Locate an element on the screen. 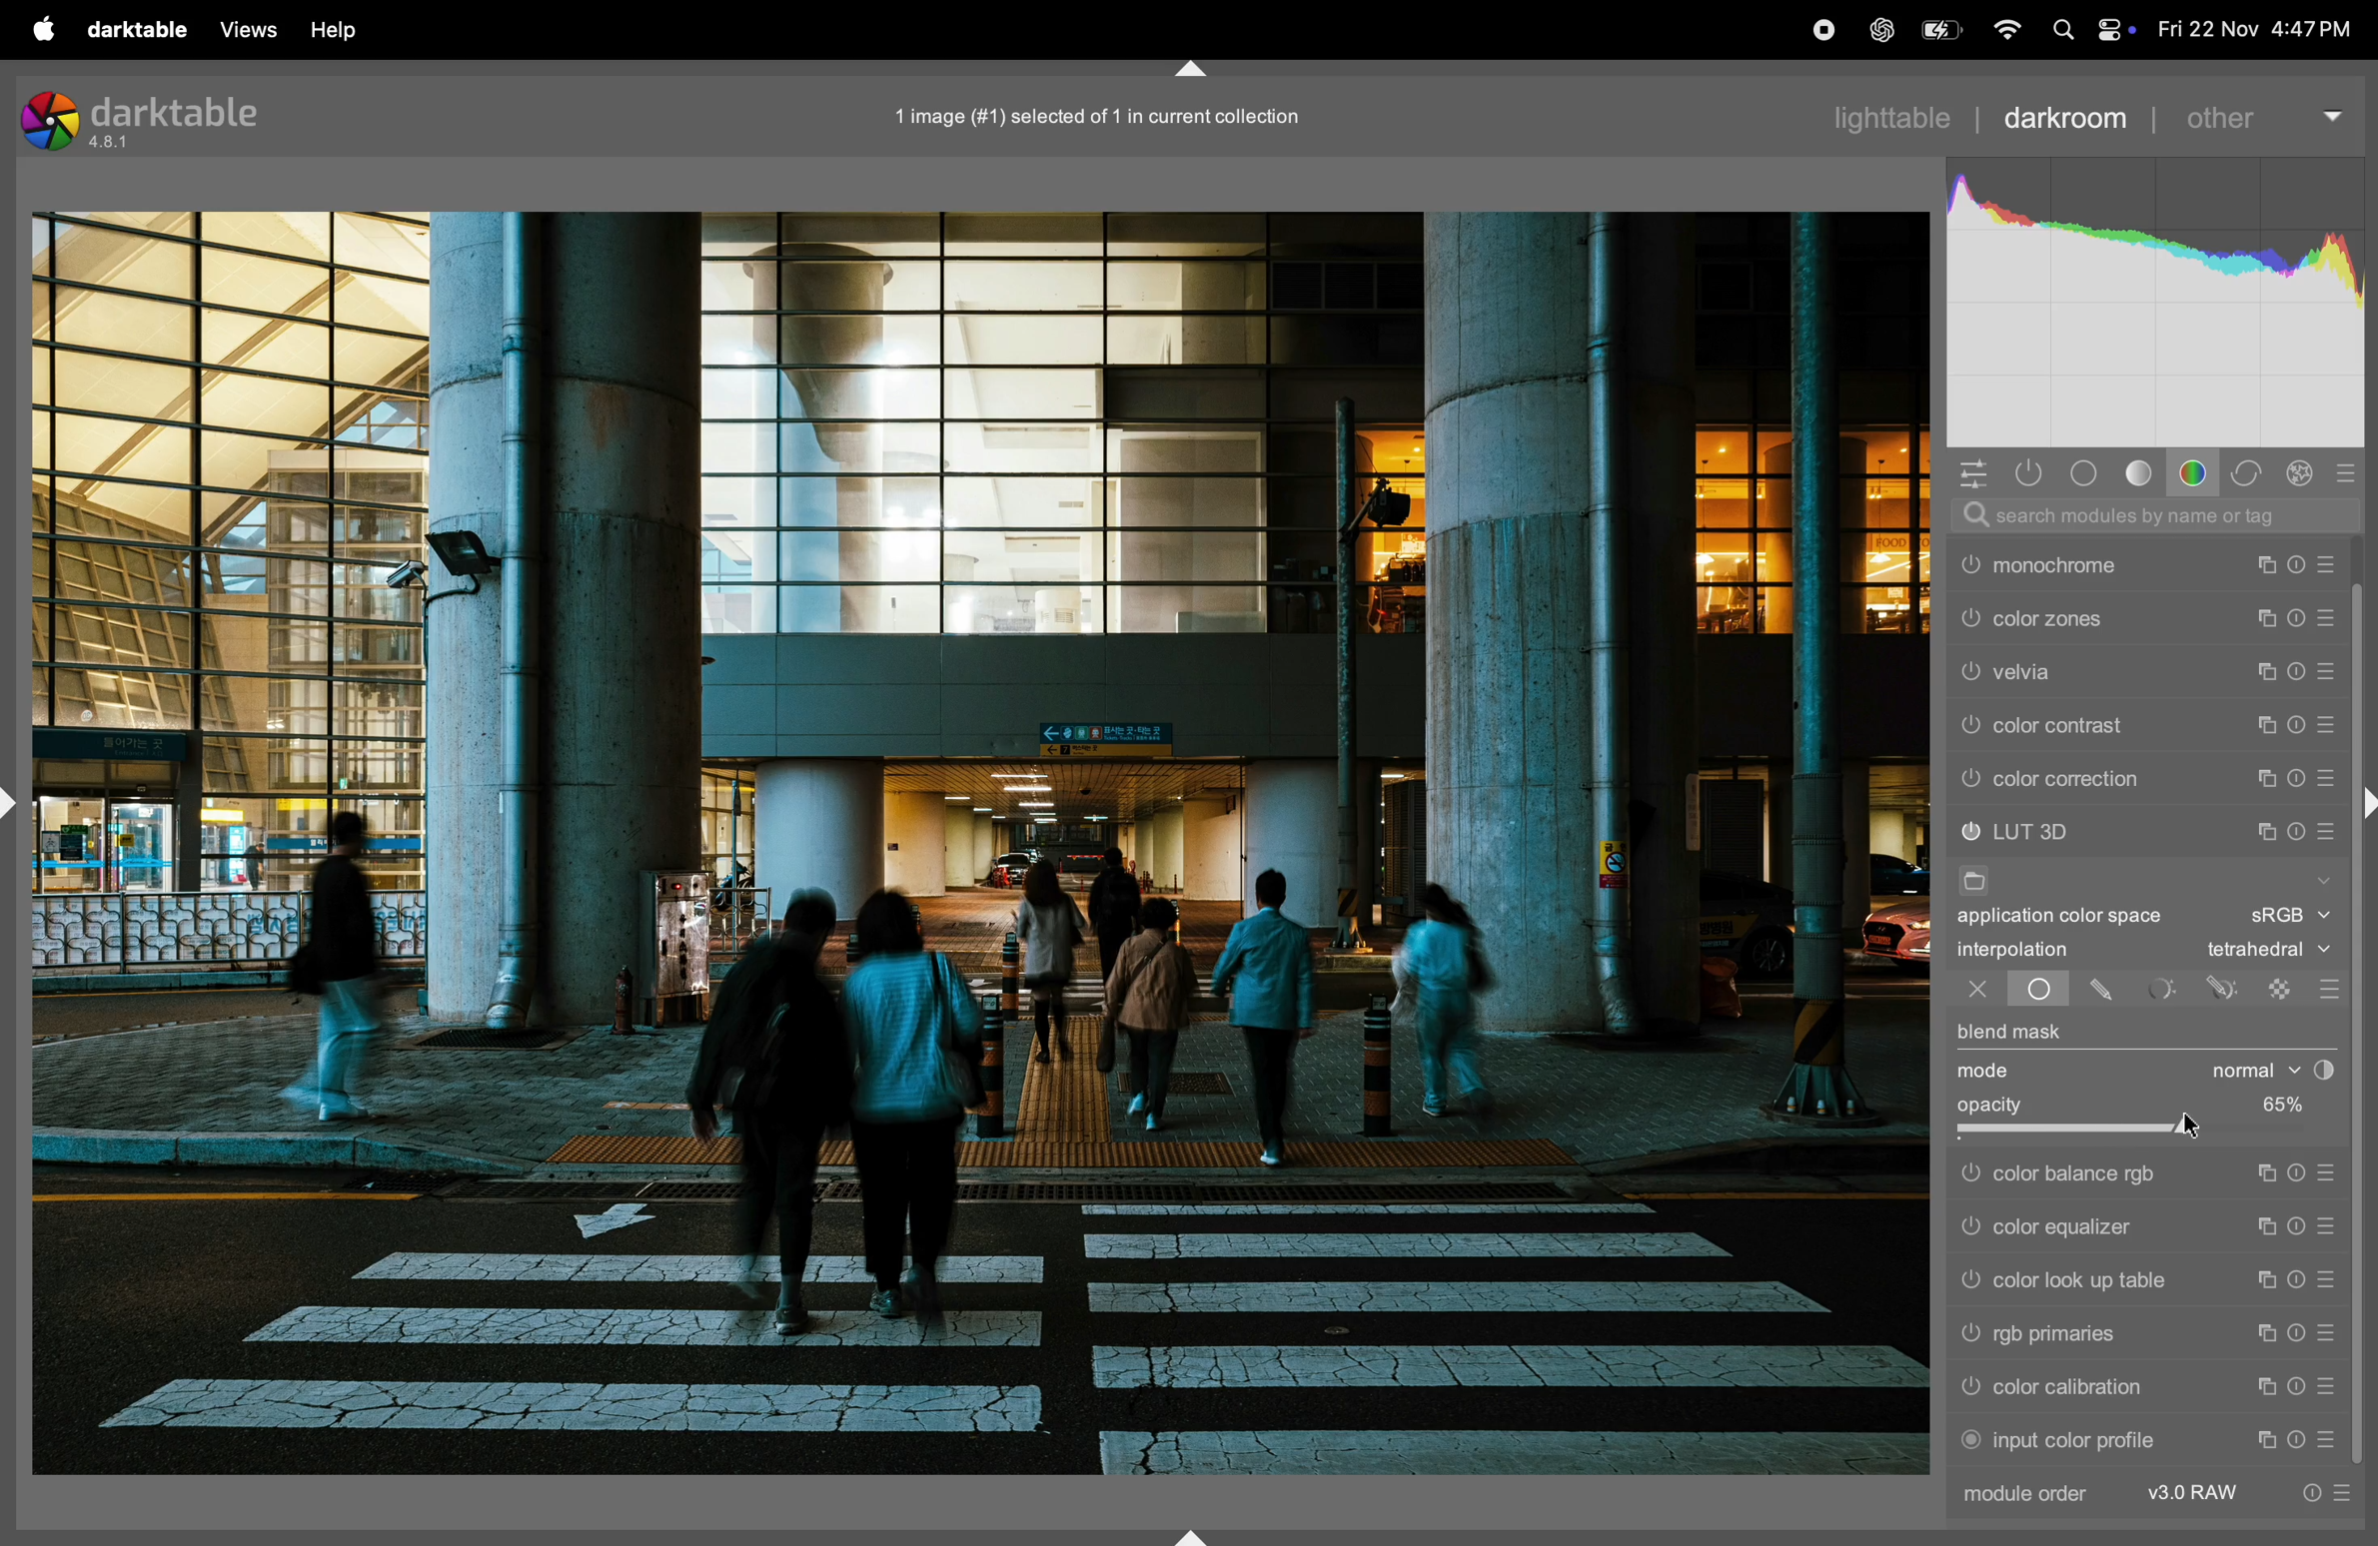 The height and width of the screenshot is (1546, 2378). color correction switched off is located at coordinates (1971, 779).